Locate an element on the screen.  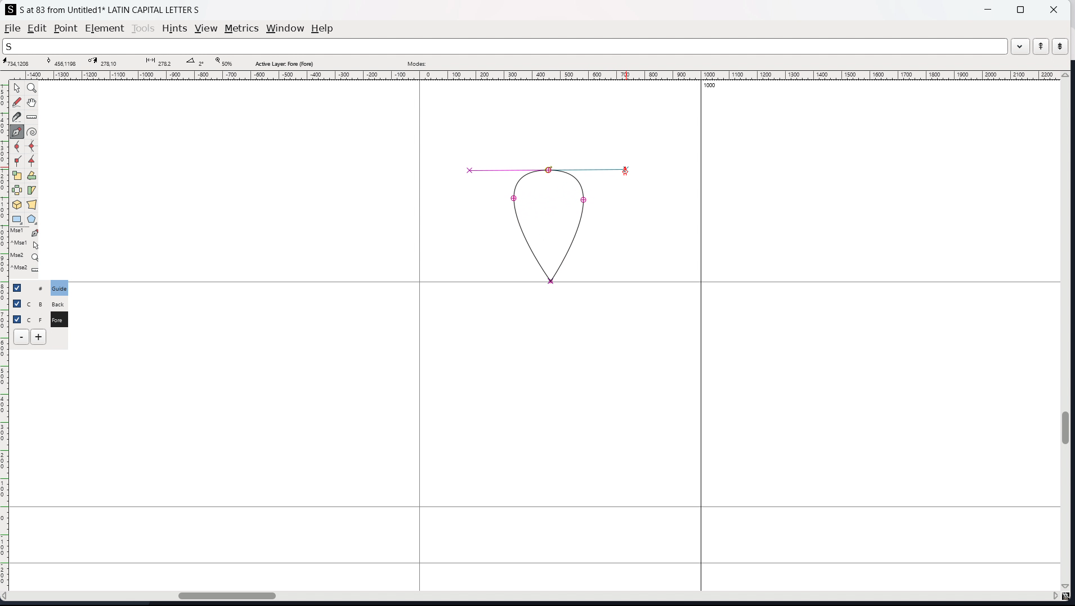
Mse1 is located at coordinates (25, 233).